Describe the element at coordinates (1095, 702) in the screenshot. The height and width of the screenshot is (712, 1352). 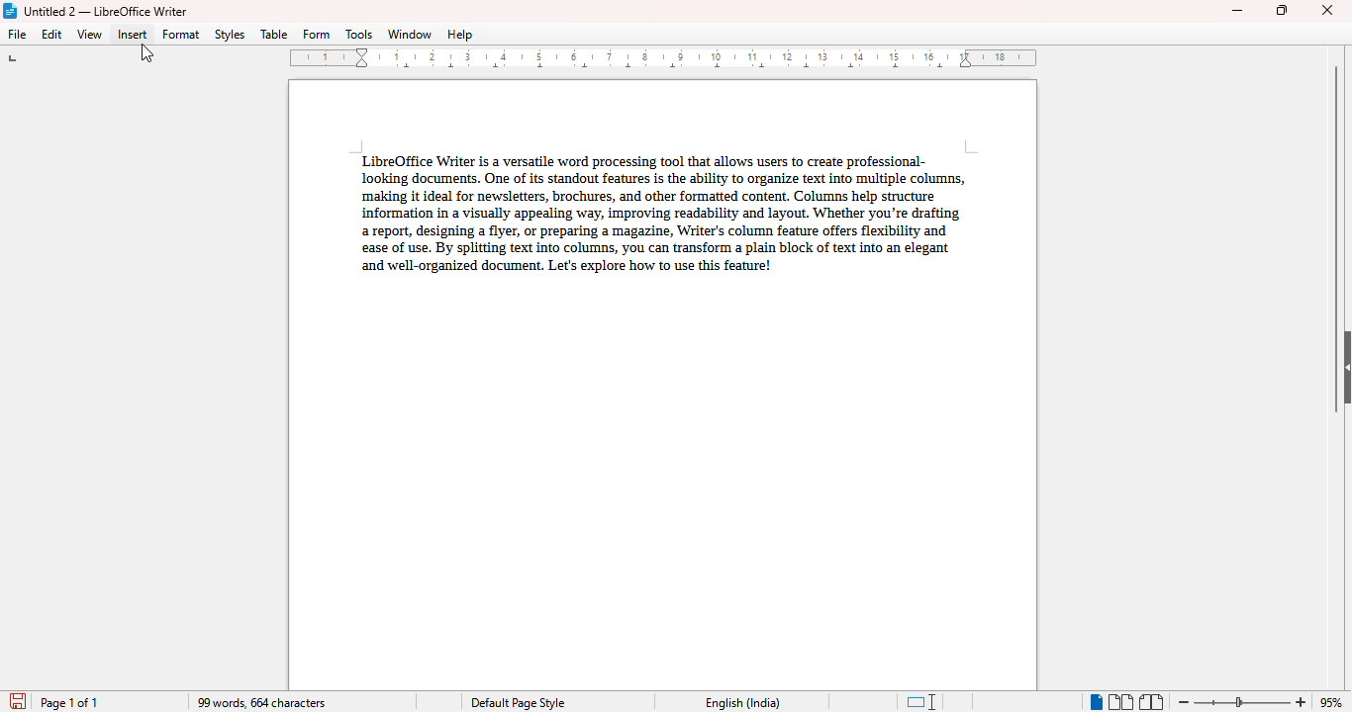
I see `single-page view` at that location.